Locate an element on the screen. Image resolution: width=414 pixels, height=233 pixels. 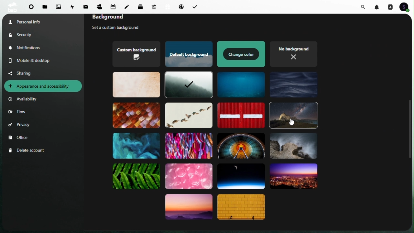
Account icon is located at coordinates (406, 7).